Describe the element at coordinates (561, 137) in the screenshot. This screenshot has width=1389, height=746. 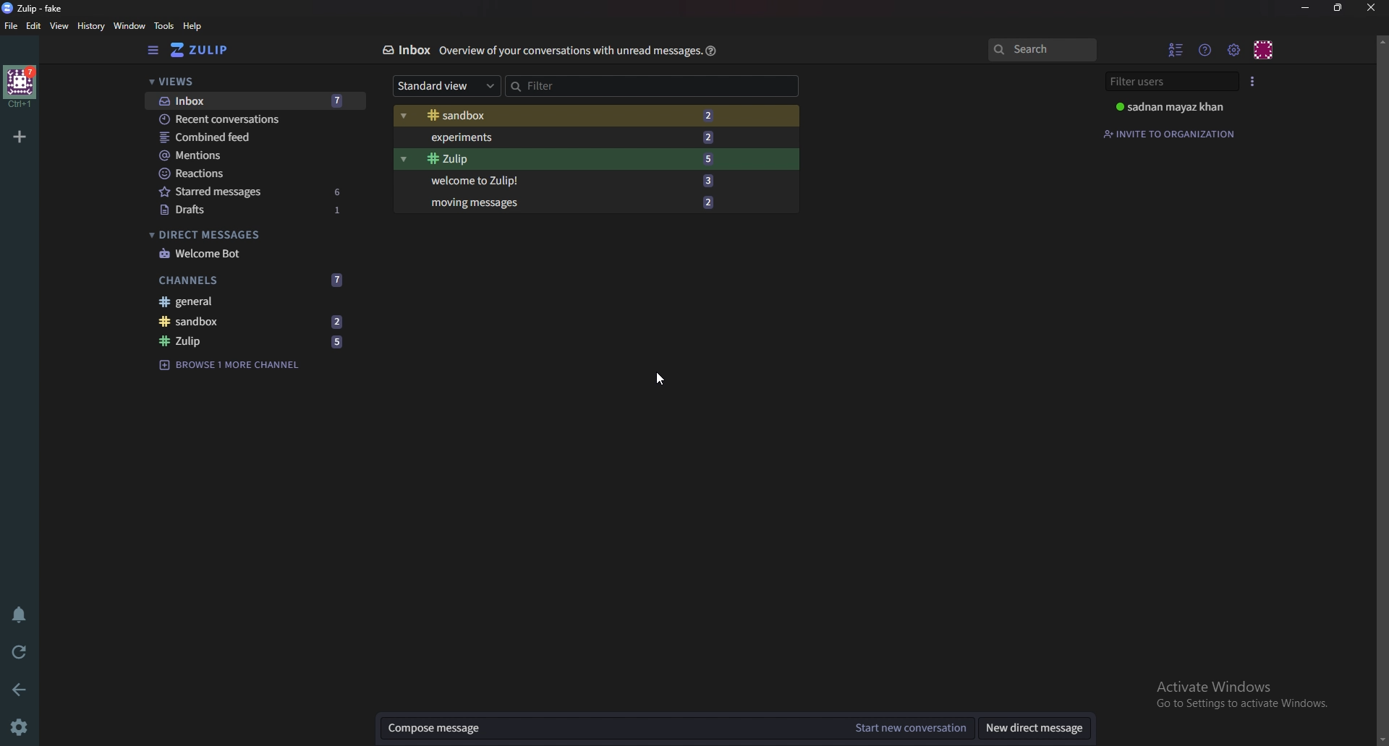
I see `Experiments 2` at that location.